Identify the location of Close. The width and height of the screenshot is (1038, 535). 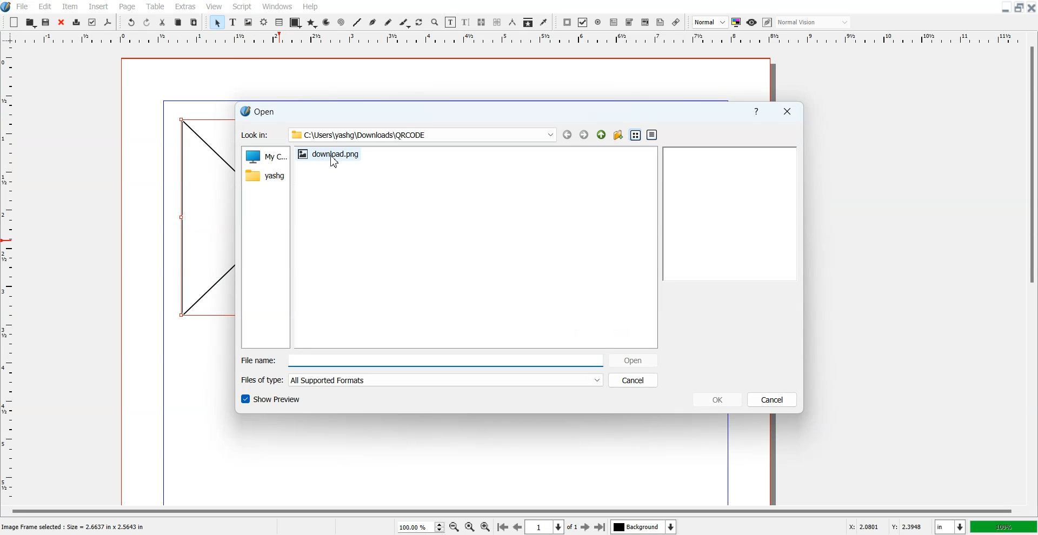
(1032, 8).